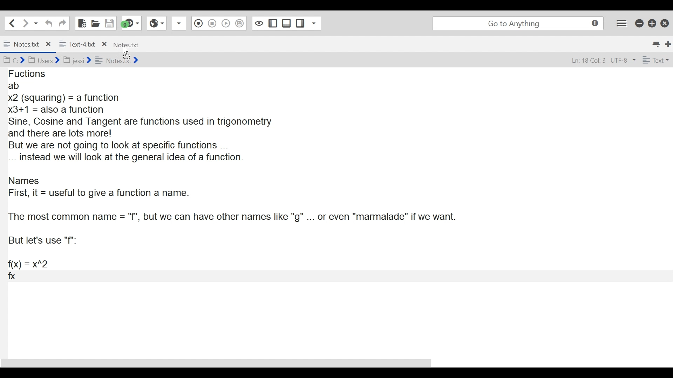  What do you see at coordinates (125, 45) in the screenshot?
I see `notes.txt` at bounding box center [125, 45].